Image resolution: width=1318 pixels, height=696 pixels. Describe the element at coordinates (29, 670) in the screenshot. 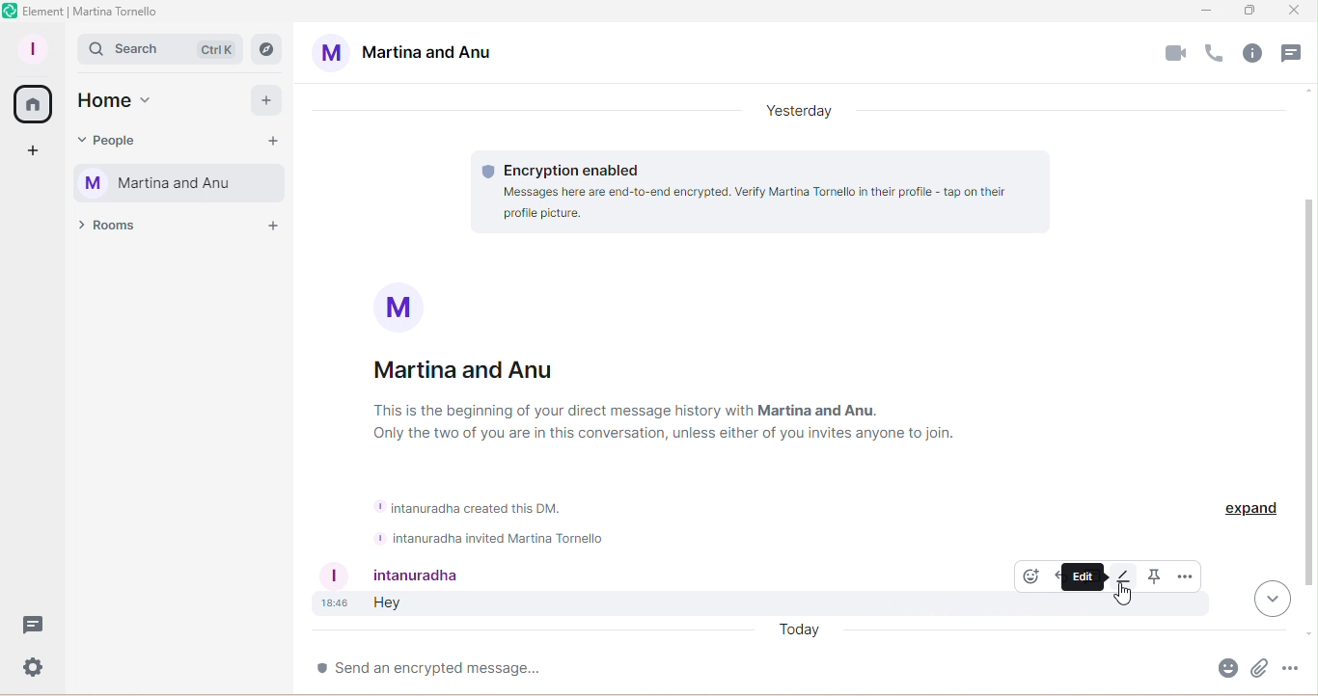

I see `Quick settings` at that location.